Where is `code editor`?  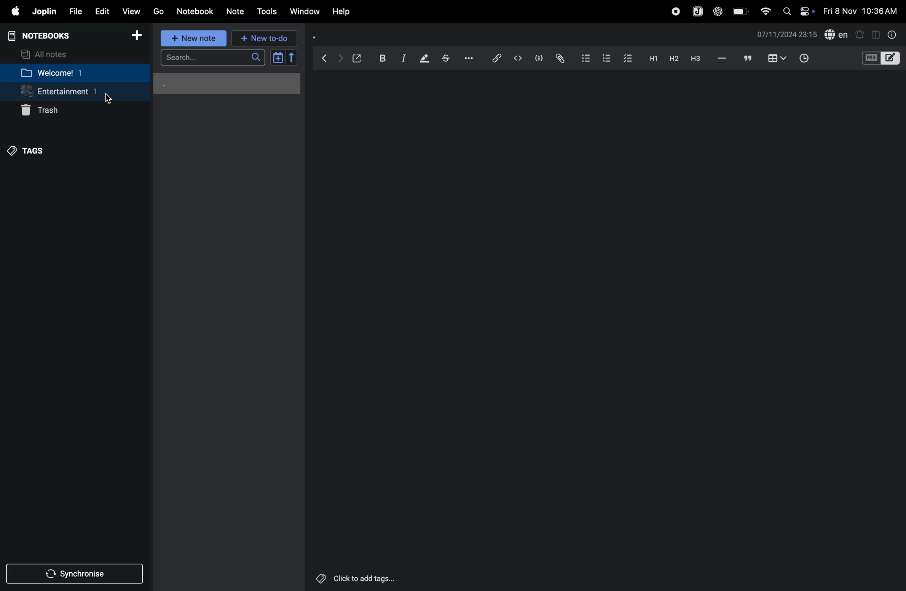 code editor is located at coordinates (518, 58).